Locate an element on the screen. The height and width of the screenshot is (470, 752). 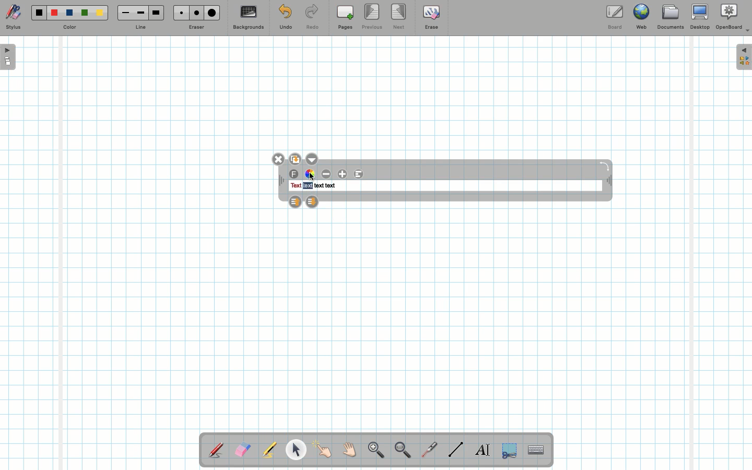
Alignment is located at coordinates (360, 174).